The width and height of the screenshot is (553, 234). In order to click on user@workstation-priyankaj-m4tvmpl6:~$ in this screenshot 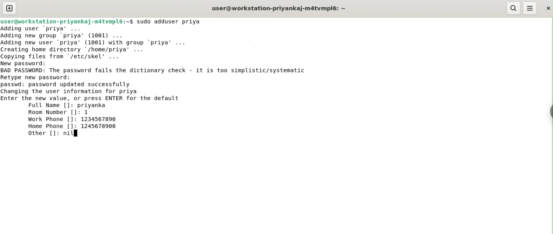, I will do `click(67, 21)`.